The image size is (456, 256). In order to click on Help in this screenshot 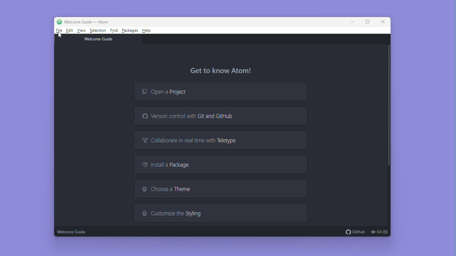, I will do `click(147, 30)`.